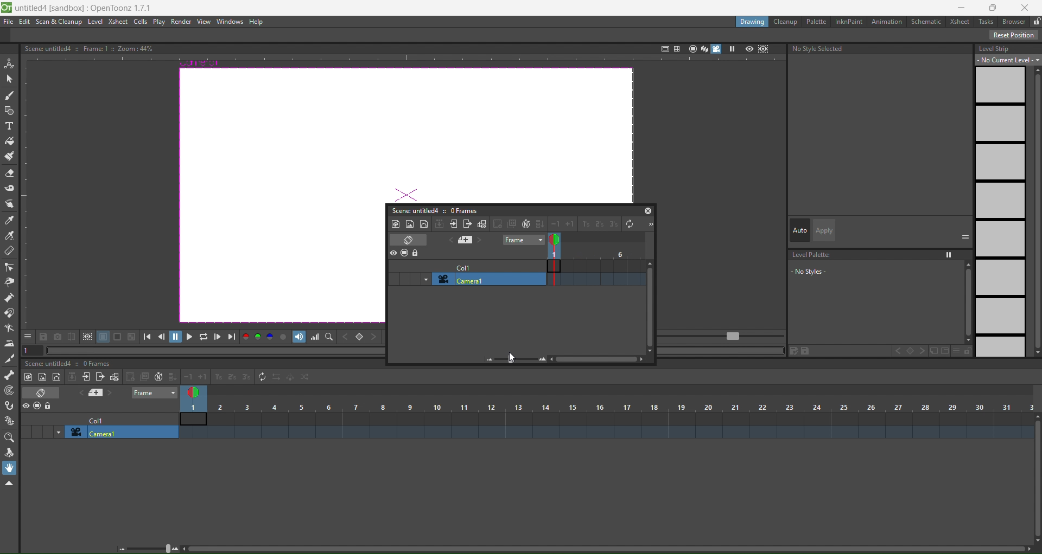 The image size is (1042, 554). Describe the element at coordinates (197, 391) in the screenshot. I see `double click to toggle onion skin` at that location.